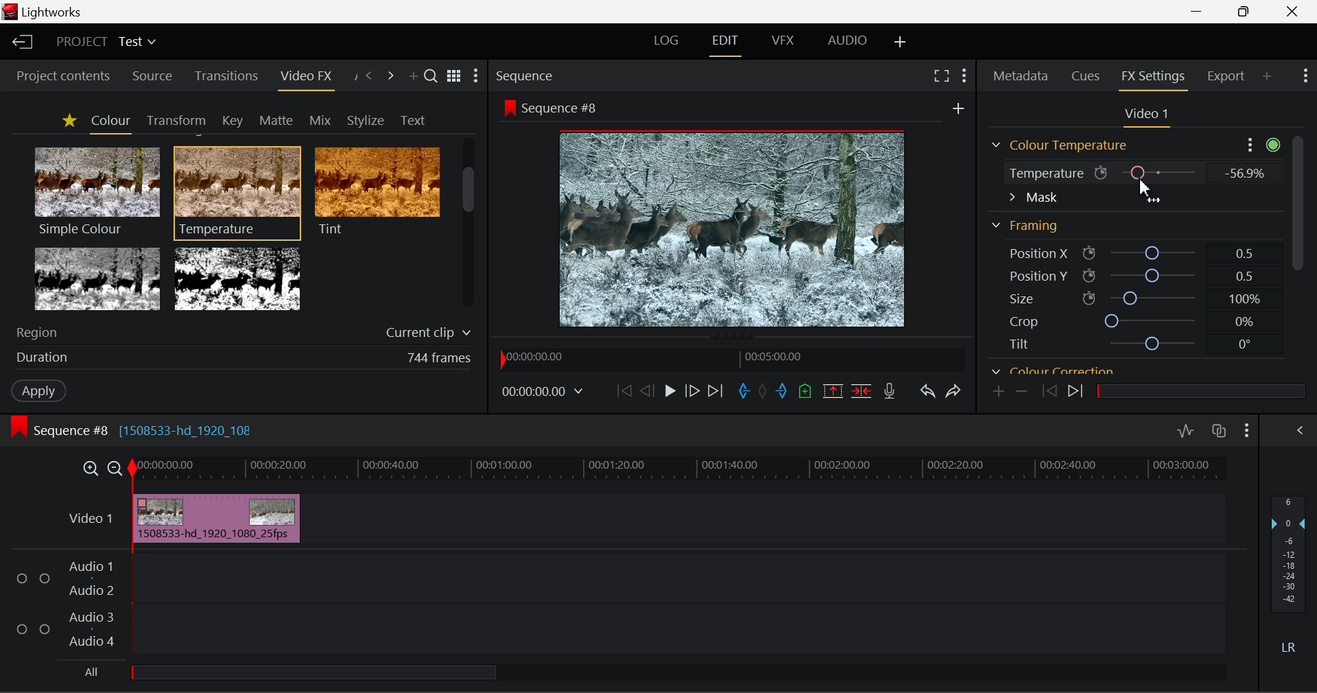 This screenshot has width=1317, height=693. What do you see at coordinates (412, 75) in the screenshot?
I see `Add Panel` at bounding box center [412, 75].